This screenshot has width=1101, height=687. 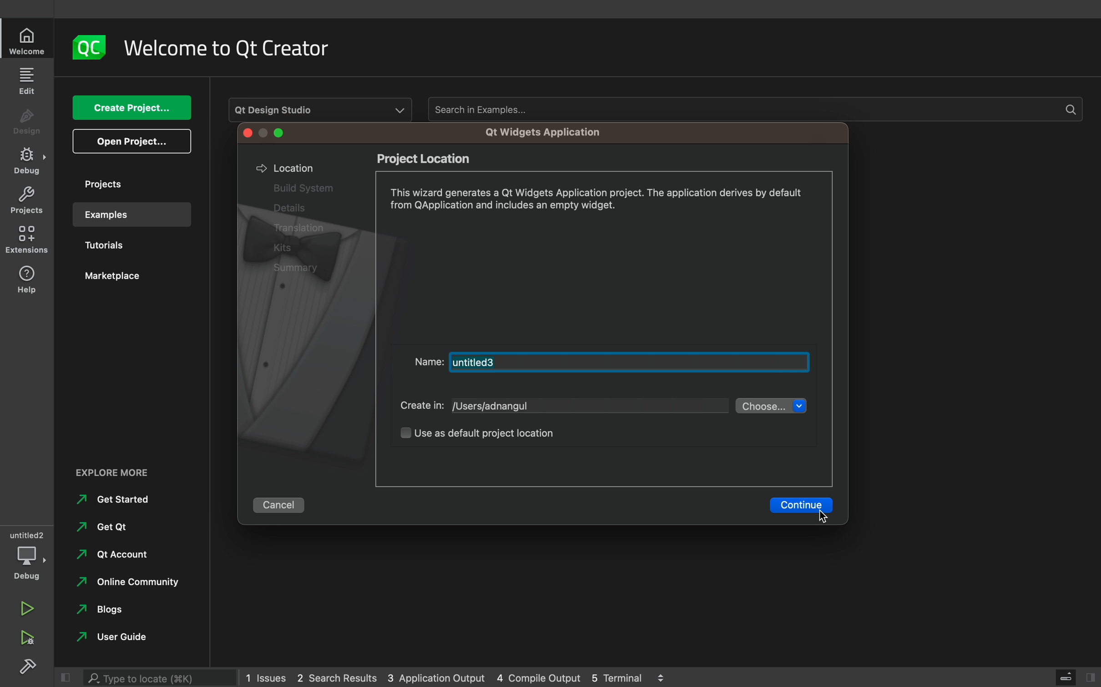 What do you see at coordinates (235, 48) in the screenshot?
I see `welcome to qt creator` at bounding box center [235, 48].